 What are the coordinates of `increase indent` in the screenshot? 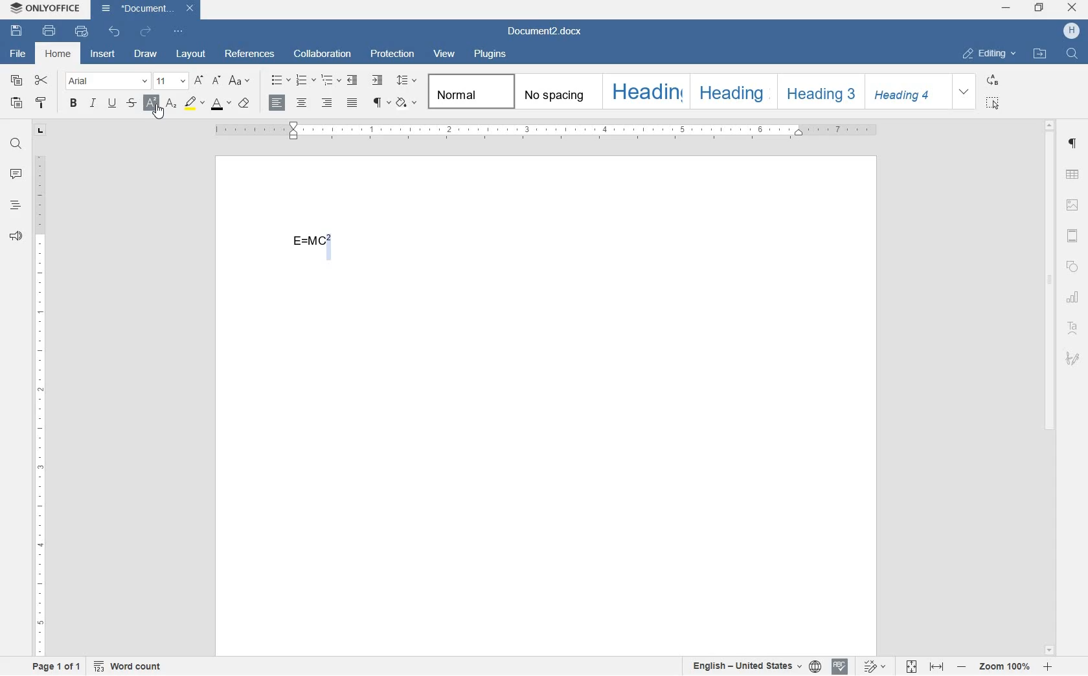 It's located at (377, 80).